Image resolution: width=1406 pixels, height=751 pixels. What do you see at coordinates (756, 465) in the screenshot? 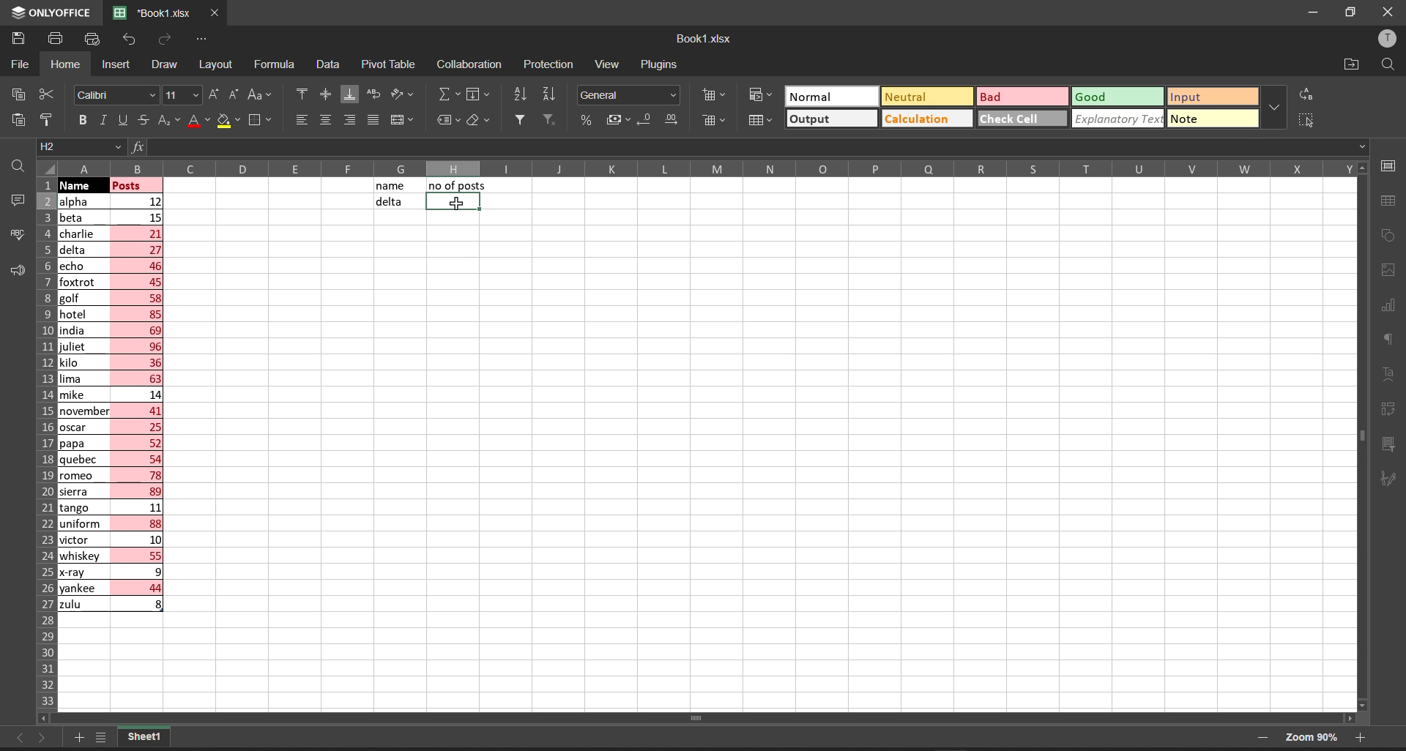
I see `emty cell` at bounding box center [756, 465].